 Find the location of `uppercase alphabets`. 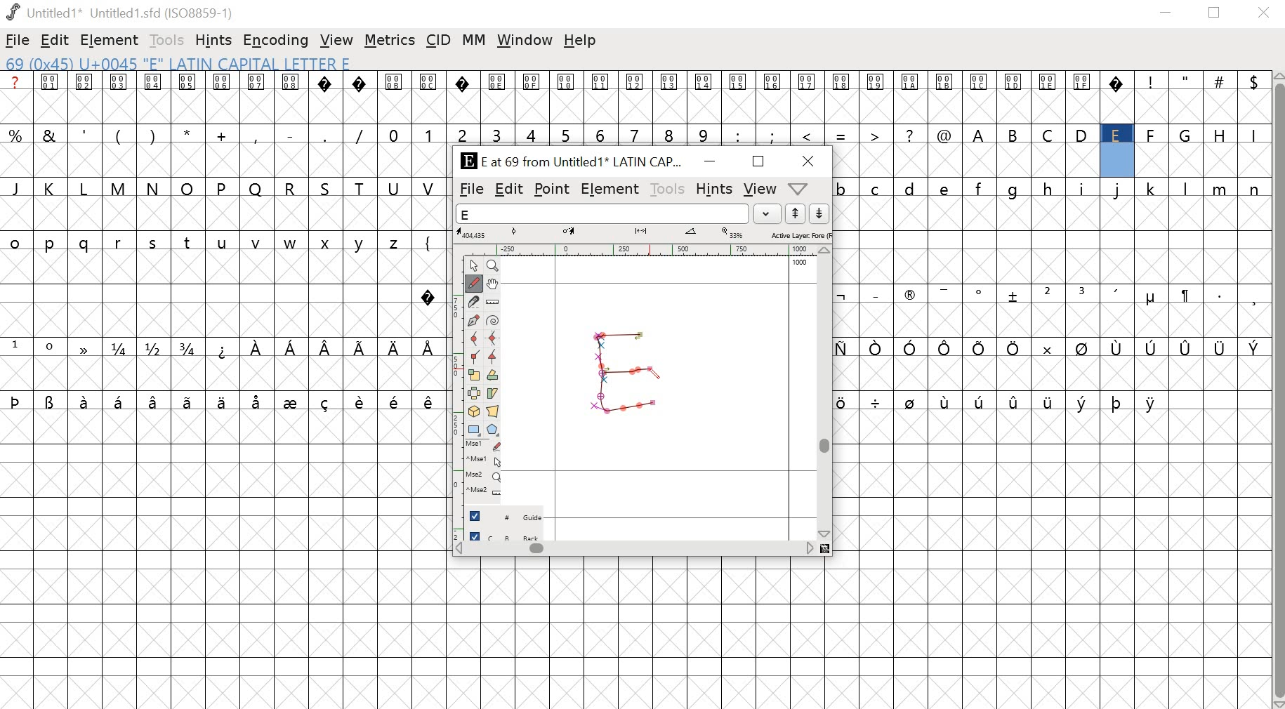

uppercase alphabets is located at coordinates (1118, 135).